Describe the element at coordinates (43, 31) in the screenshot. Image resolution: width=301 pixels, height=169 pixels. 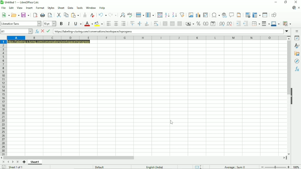
I see `Cancel` at that location.